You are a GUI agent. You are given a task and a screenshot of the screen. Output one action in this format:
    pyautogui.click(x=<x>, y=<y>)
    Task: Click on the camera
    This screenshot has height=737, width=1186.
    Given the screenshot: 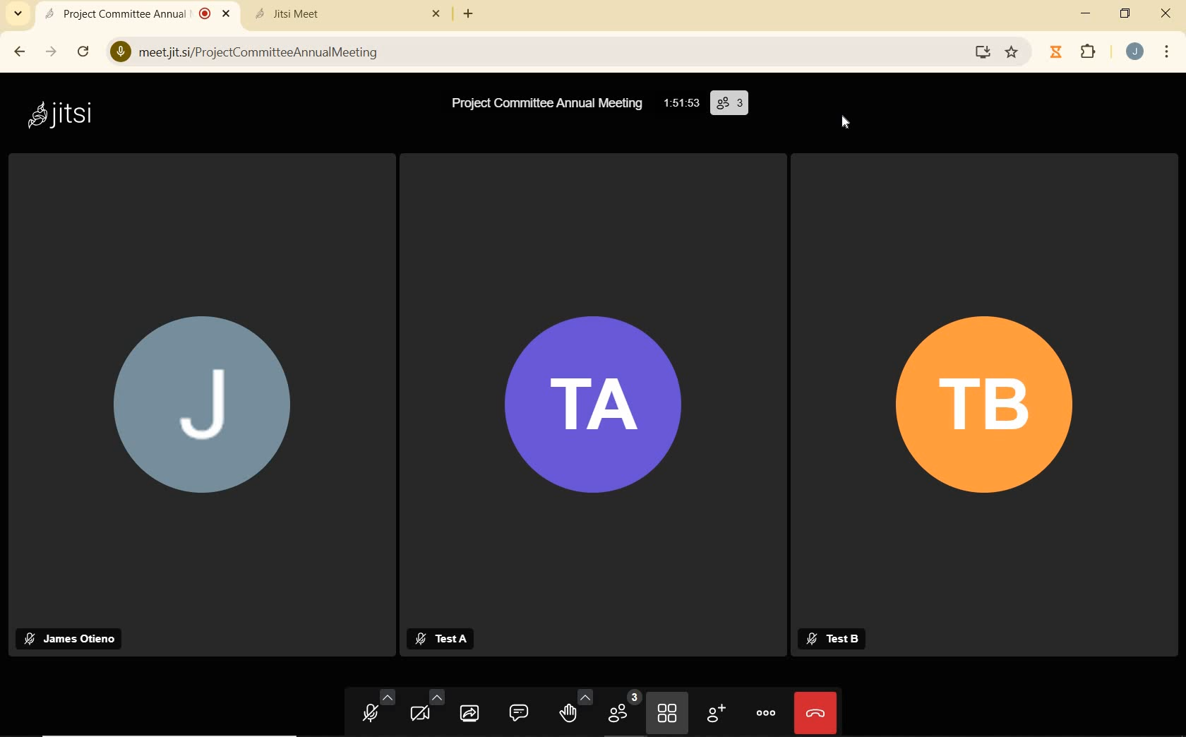 What is the action you would take?
    pyautogui.click(x=425, y=708)
    